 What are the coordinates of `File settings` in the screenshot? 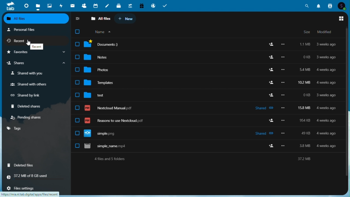 It's located at (19, 188).